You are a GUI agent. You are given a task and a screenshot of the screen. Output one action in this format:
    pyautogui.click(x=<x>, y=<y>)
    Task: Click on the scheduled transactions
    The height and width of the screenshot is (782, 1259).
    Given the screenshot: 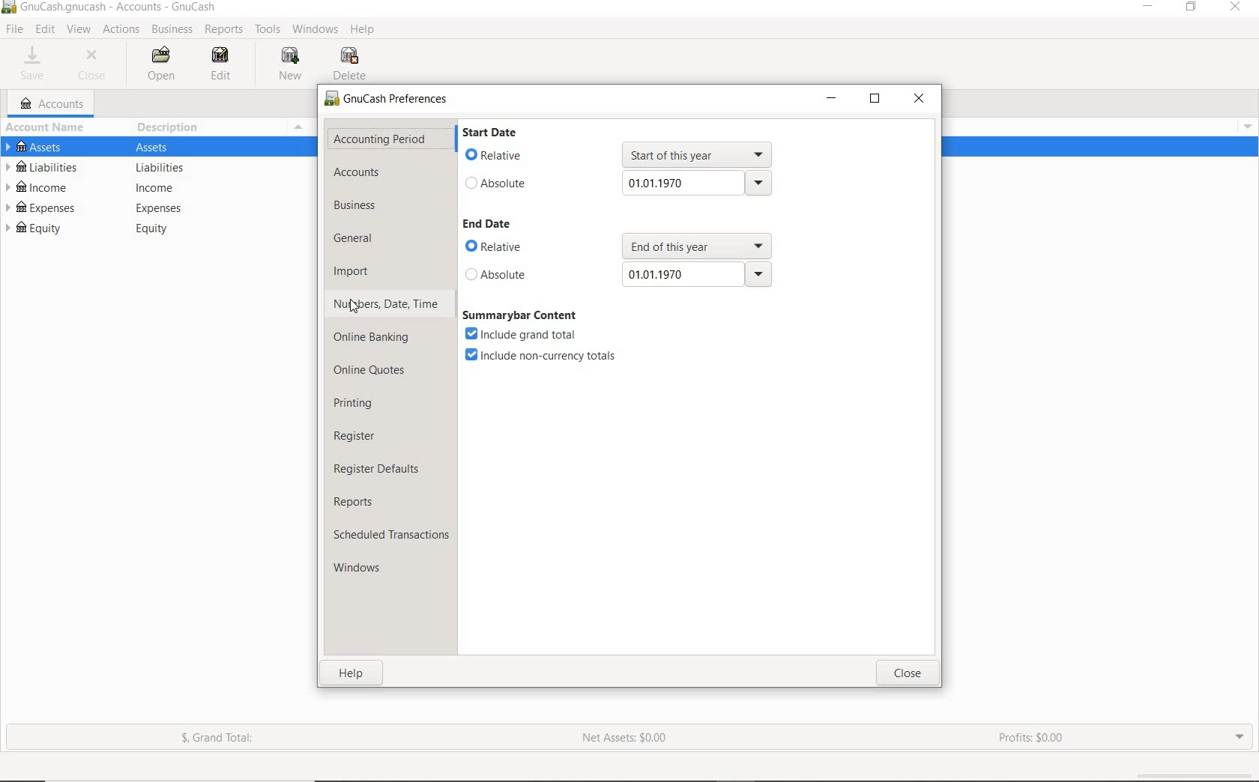 What is the action you would take?
    pyautogui.click(x=390, y=534)
    